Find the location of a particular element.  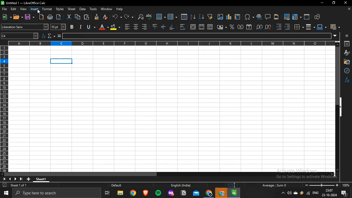

tools is located at coordinates (93, 9).